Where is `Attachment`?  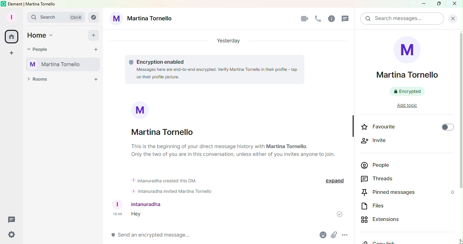
Attachment is located at coordinates (334, 235).